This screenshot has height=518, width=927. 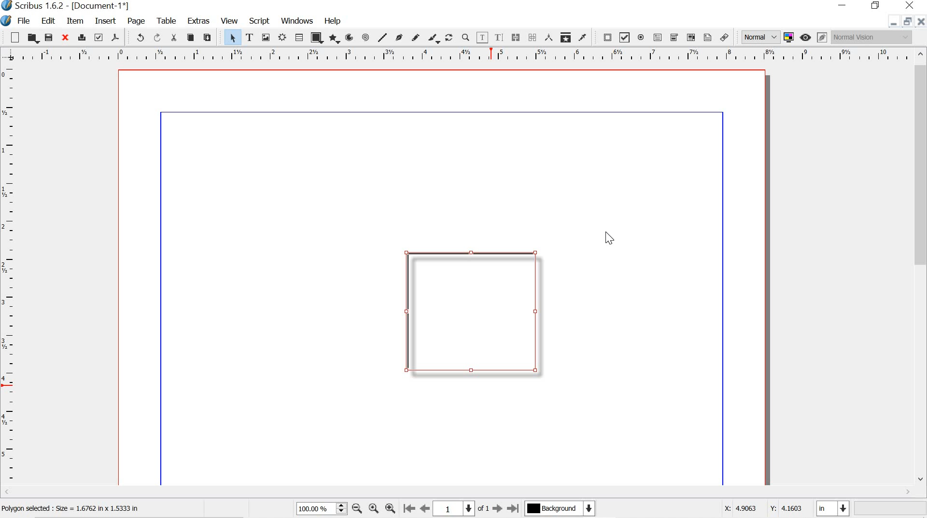 I want to click on select item, so click(x=233, y=38).